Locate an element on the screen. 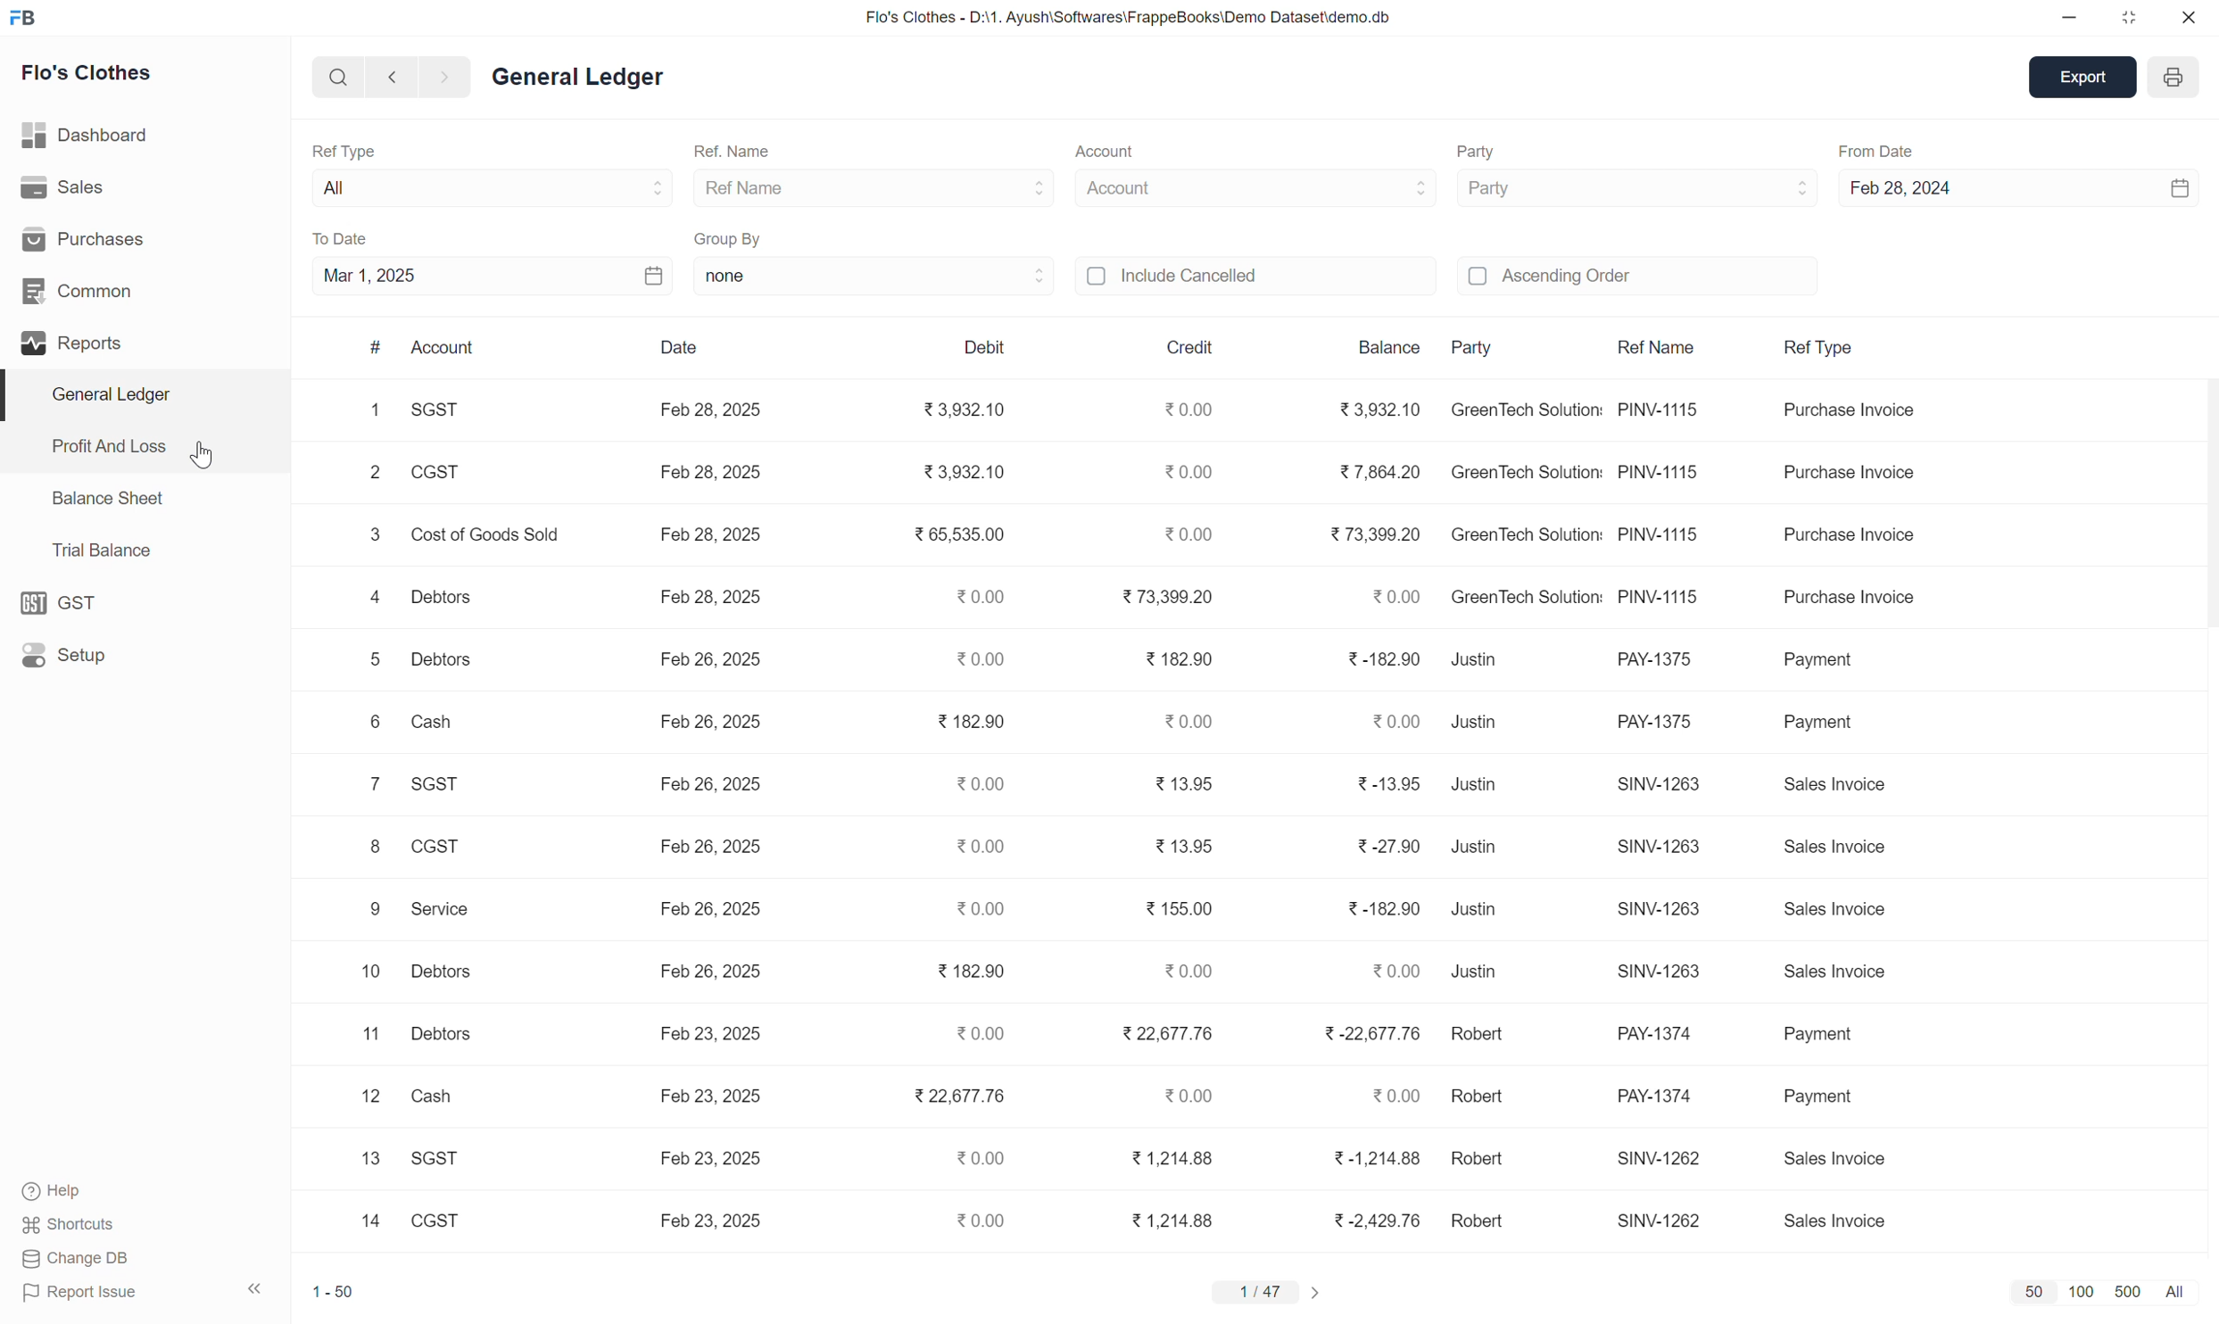 The width and height of the screenshot is (2219, 1324). 1-50 is located at coordinates (343, 1287).